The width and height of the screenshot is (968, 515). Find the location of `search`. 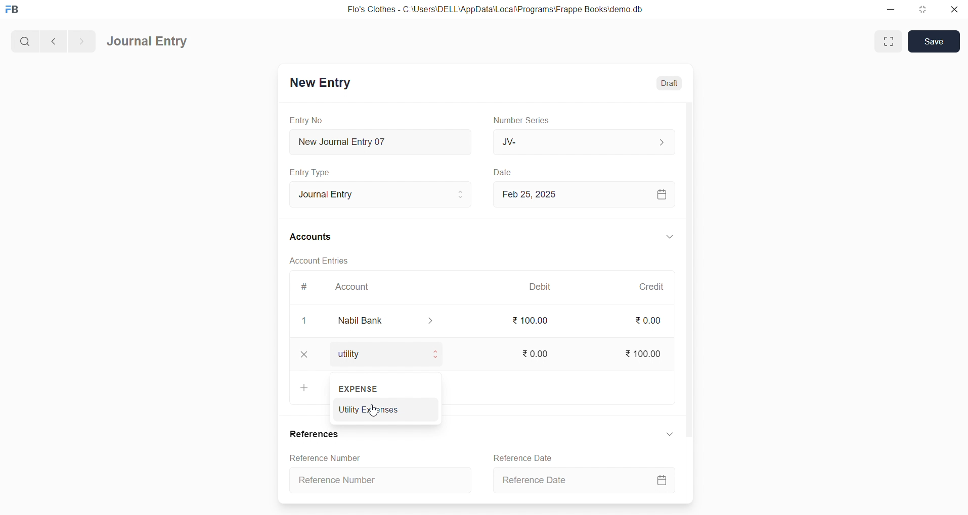

search is located at coordinates (24, 40).